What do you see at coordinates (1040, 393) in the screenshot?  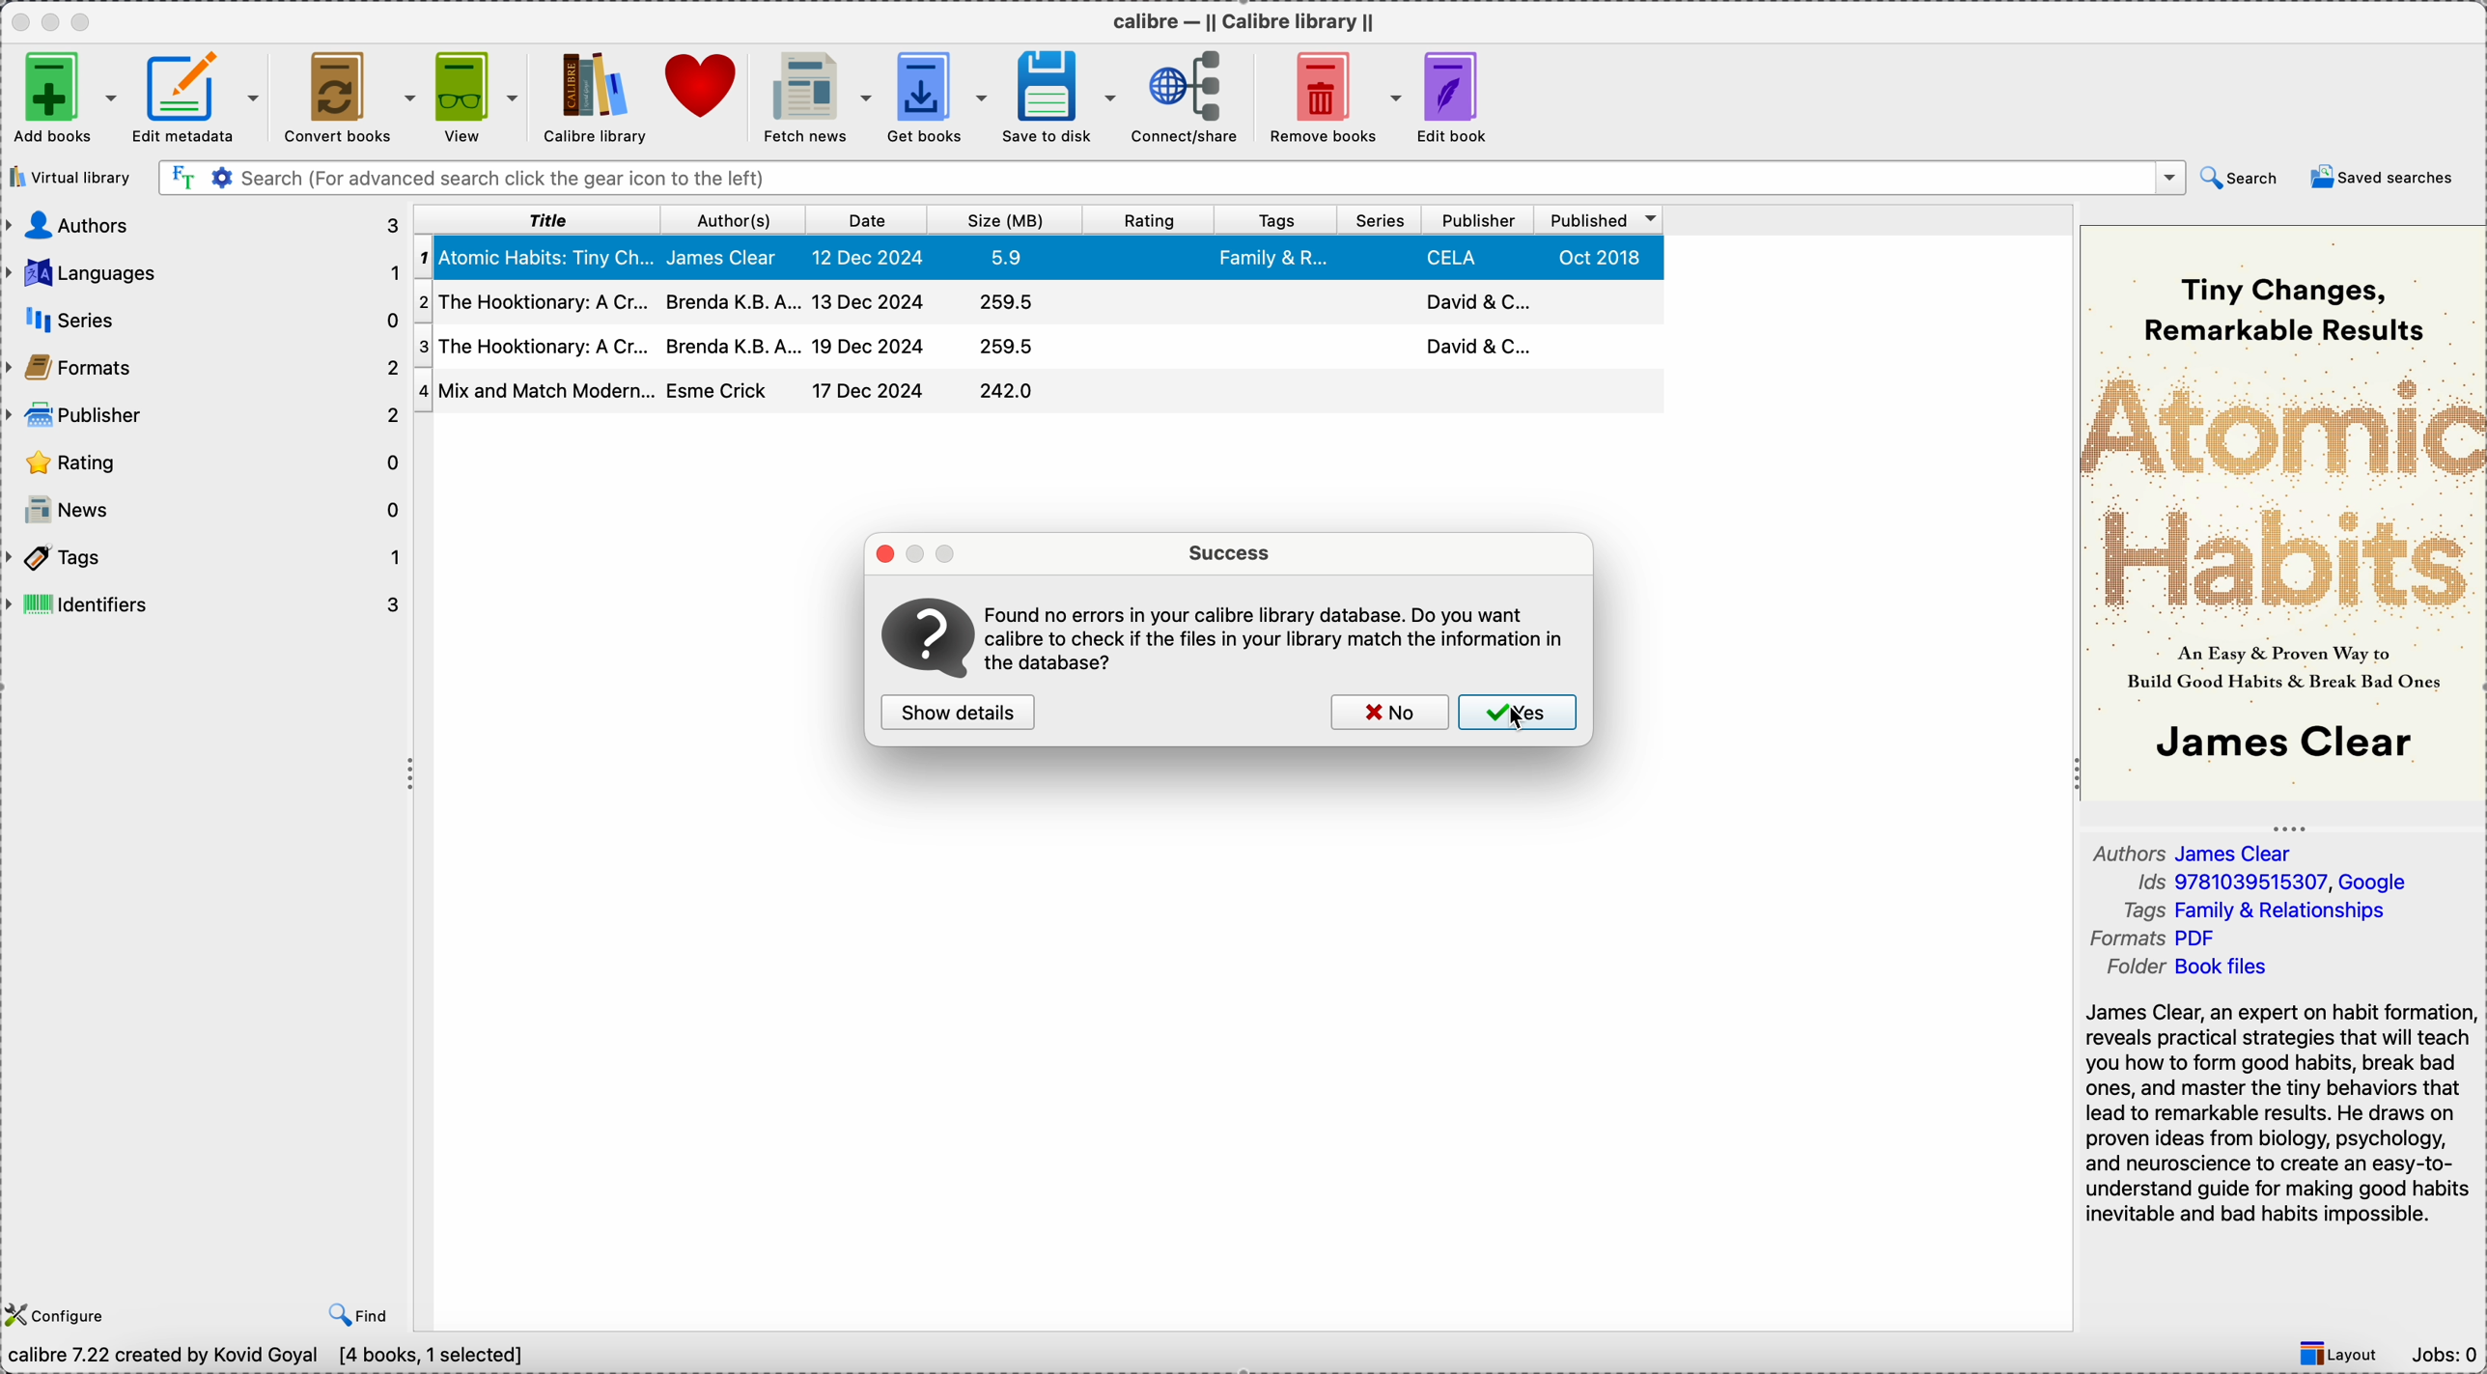 I see `four book` at bounding box center [1040, 393].